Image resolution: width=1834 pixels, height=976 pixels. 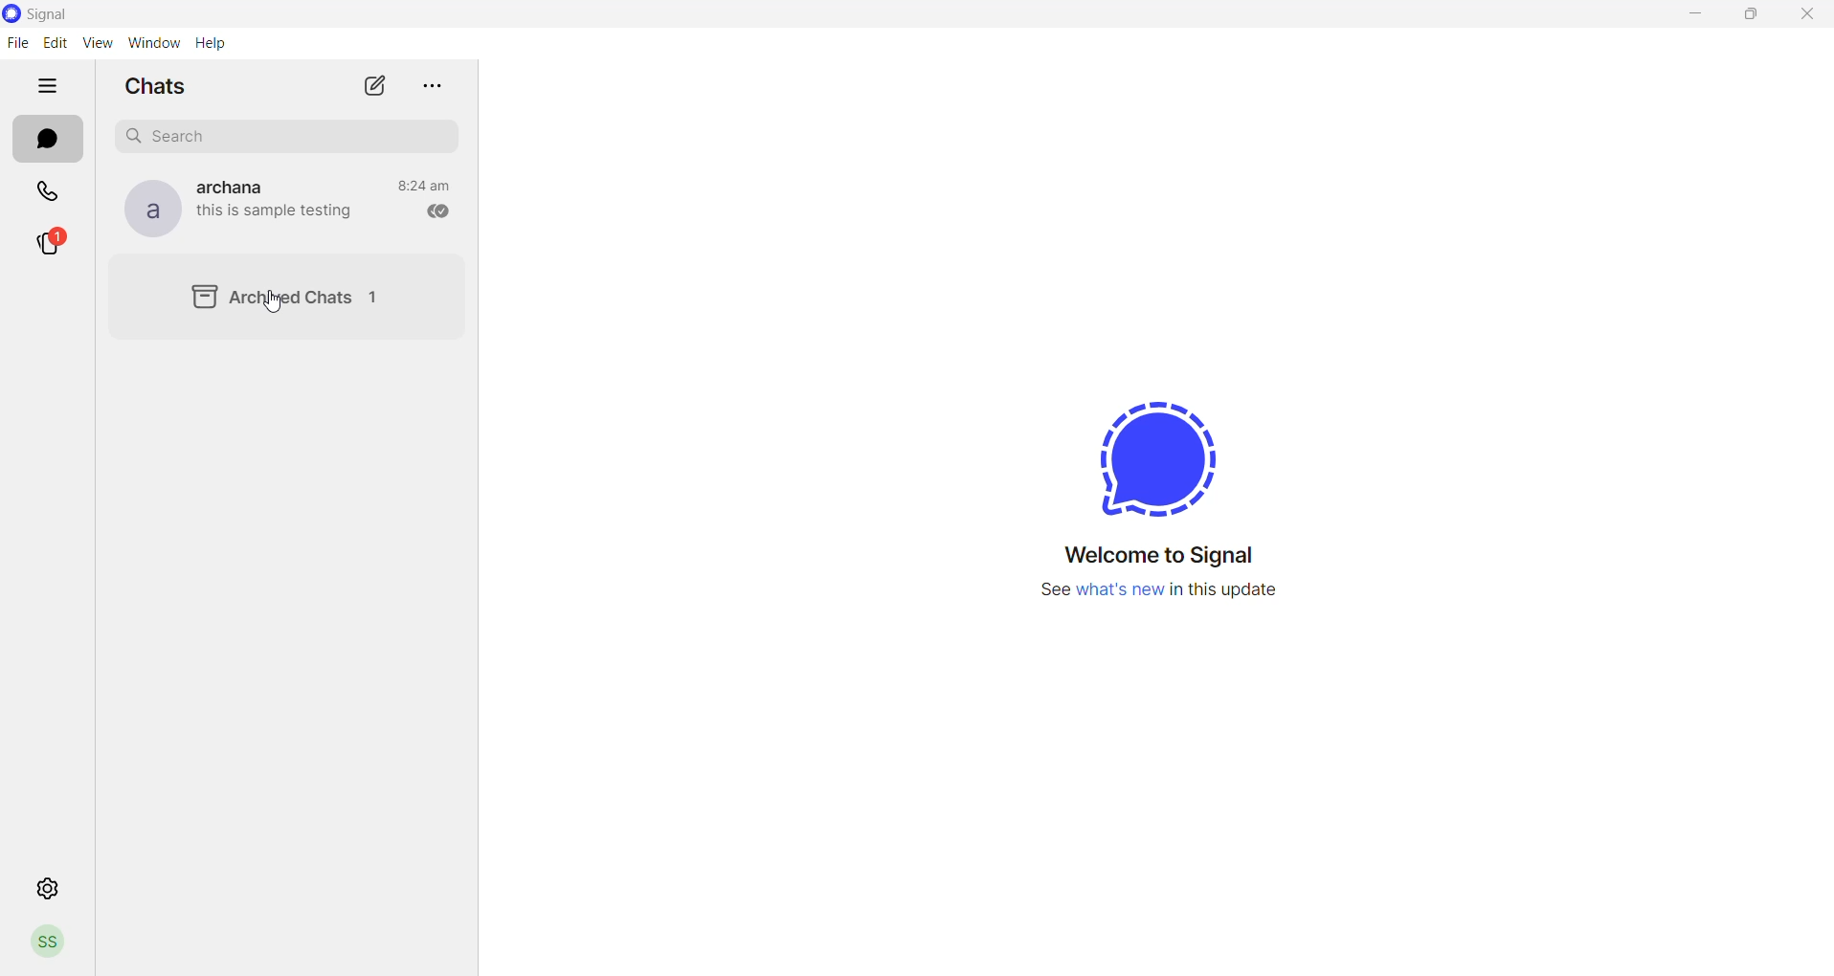 What do you see at coordinates (48, 245) in the screenshot?
I see `stories` at bounding box center [48, 245].